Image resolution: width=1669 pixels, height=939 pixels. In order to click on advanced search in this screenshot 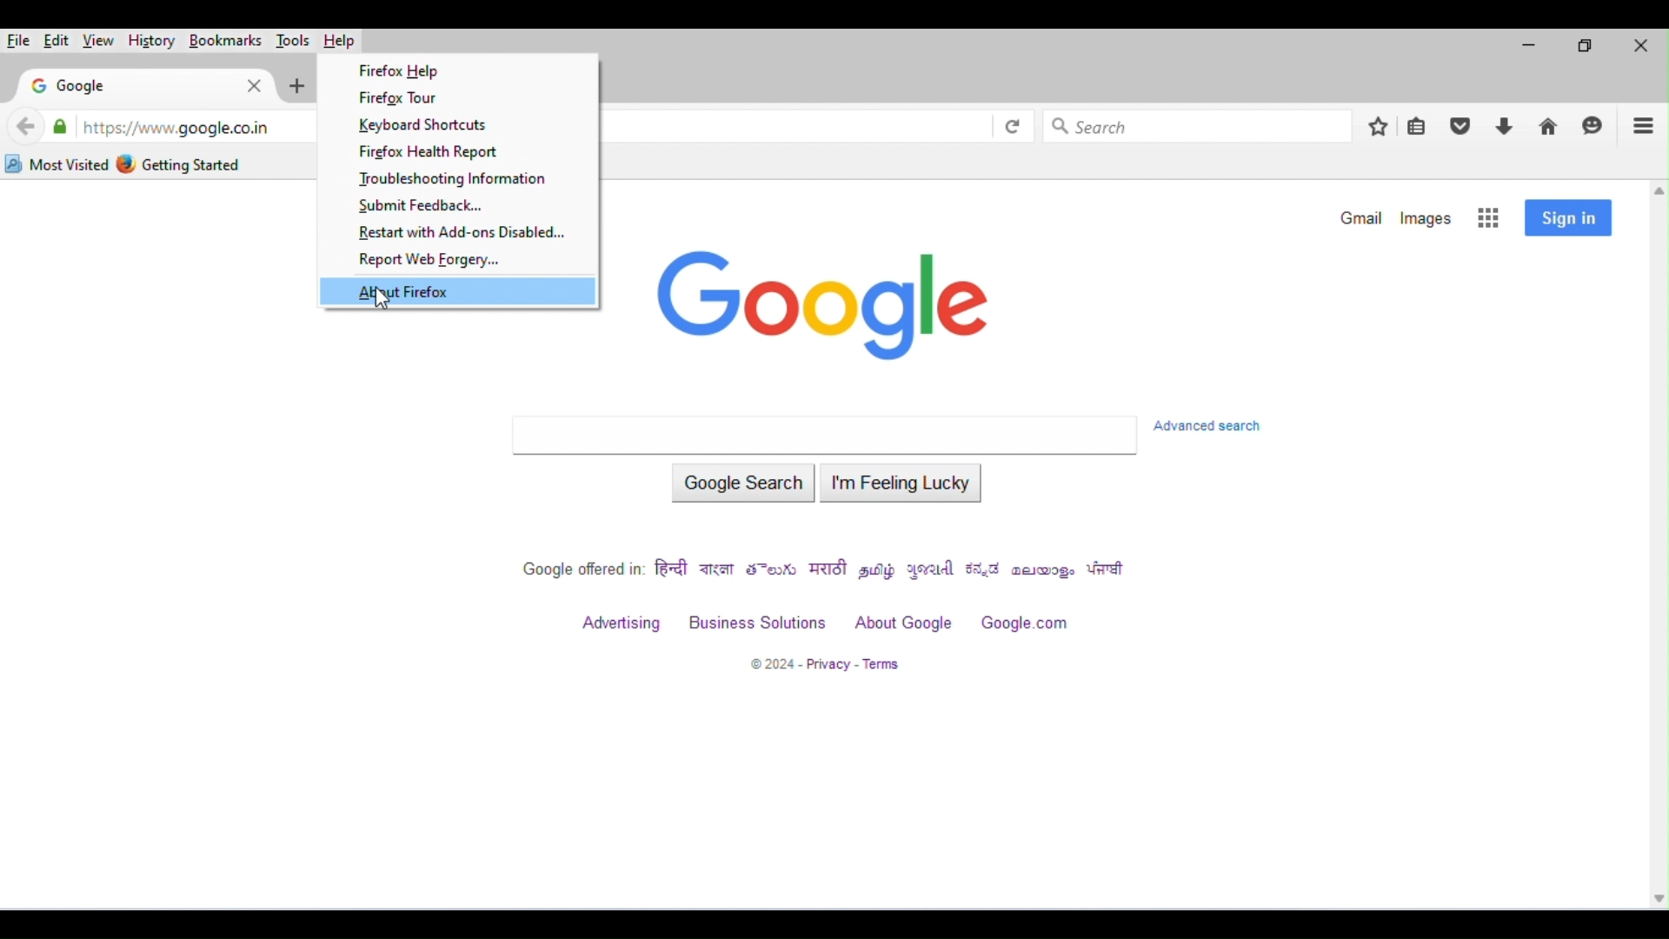, I will do `click(1215, 426)`.